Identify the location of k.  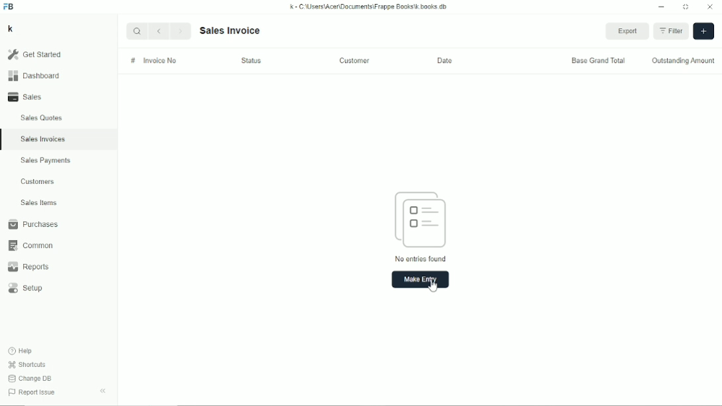
(10, 28).